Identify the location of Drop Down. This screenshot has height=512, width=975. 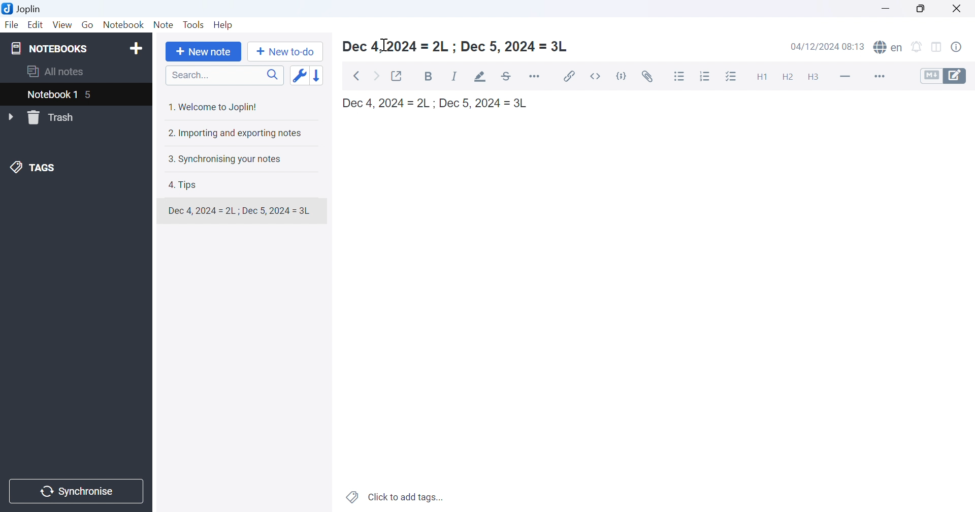
(10, 116).